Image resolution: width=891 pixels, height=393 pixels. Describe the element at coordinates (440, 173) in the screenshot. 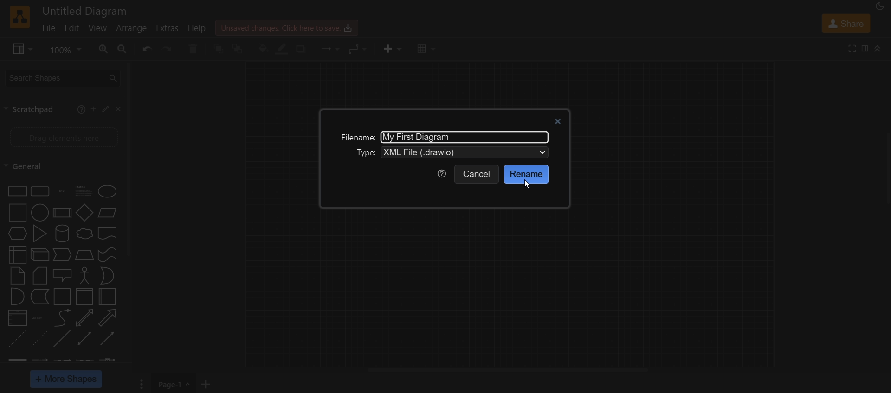

I see `help` at that location.